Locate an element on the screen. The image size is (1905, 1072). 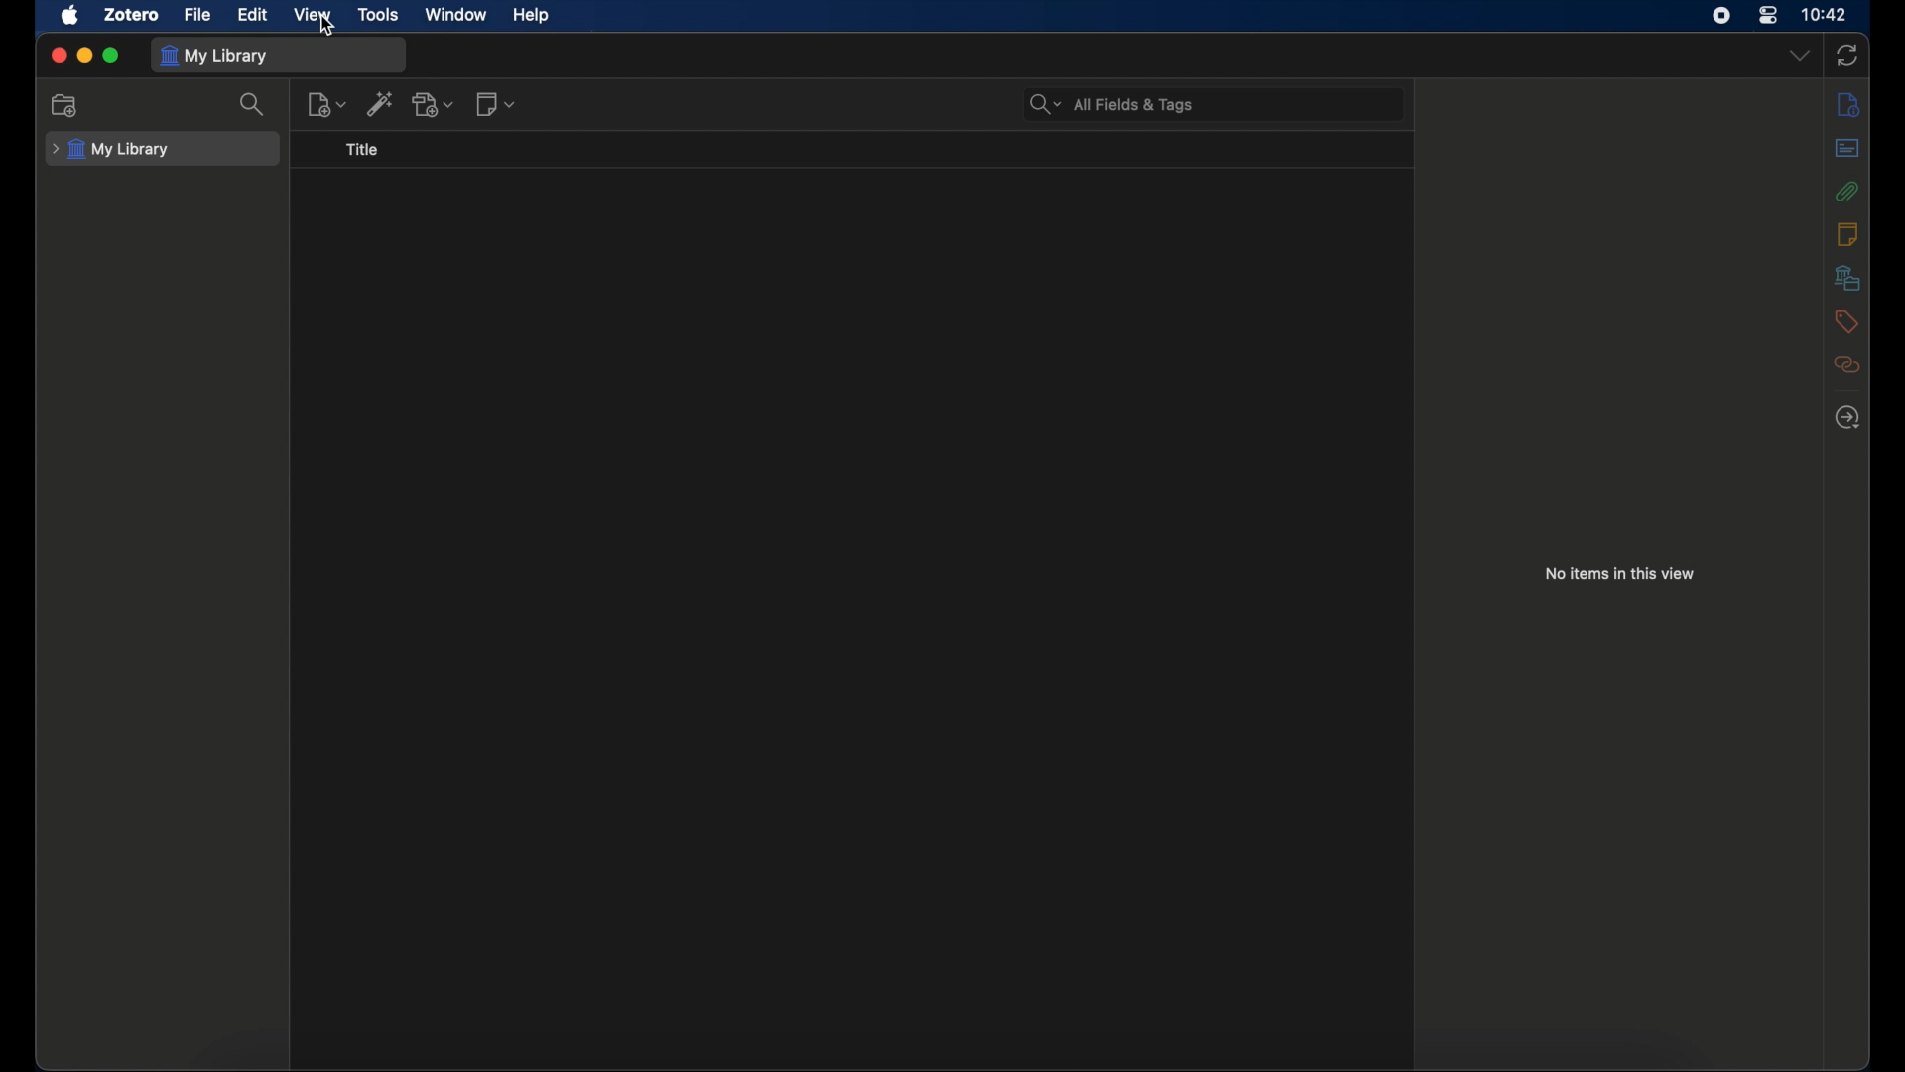
tags is located at coordinates (1846, 321).